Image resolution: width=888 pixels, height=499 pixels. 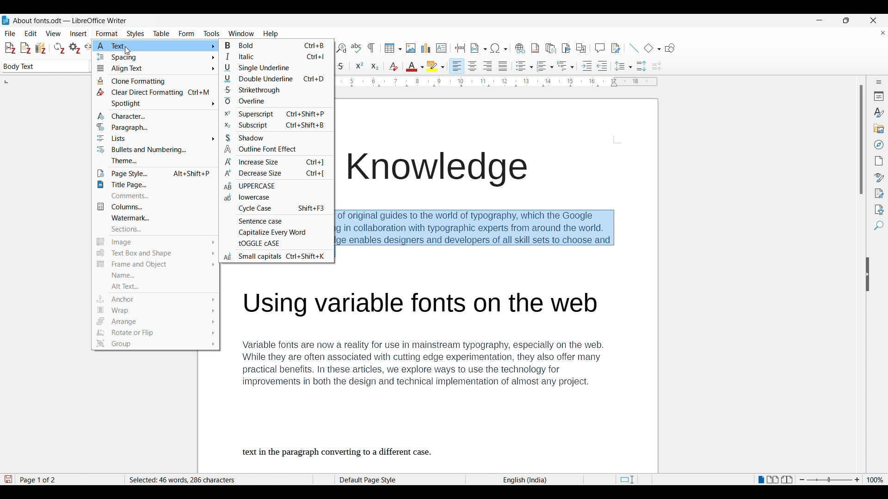 I want to click on cycle case, so click(x=280, y=208).